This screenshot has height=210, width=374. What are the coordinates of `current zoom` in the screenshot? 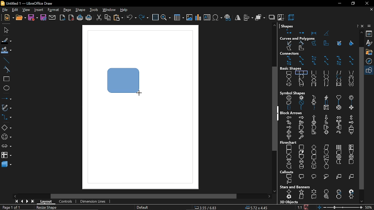 It's located at (369, 207).